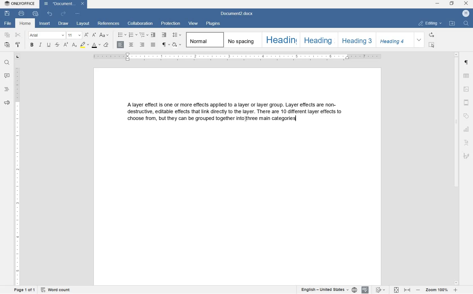 The width and height of the screenshot is (473, 294). I want to click on font color , so click(97, 45).